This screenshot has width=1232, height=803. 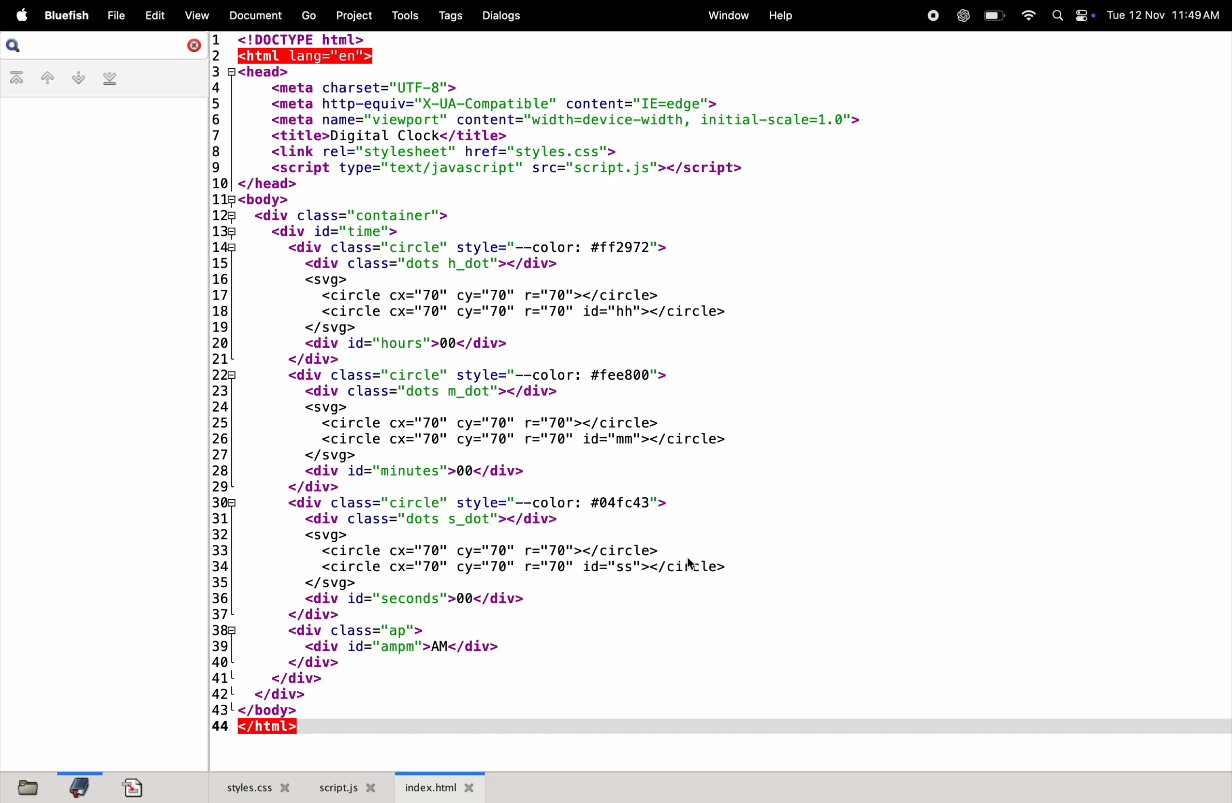 I want to click on file, so click(x=115, y=16).